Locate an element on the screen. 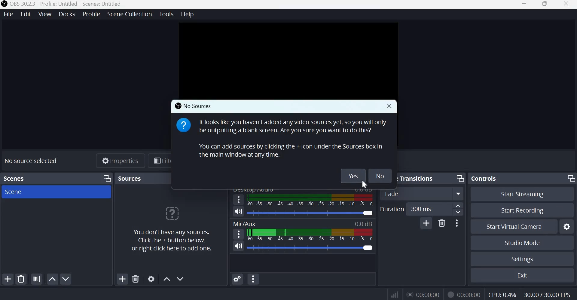  Mic/Aux is located at coordinates (246, 224).